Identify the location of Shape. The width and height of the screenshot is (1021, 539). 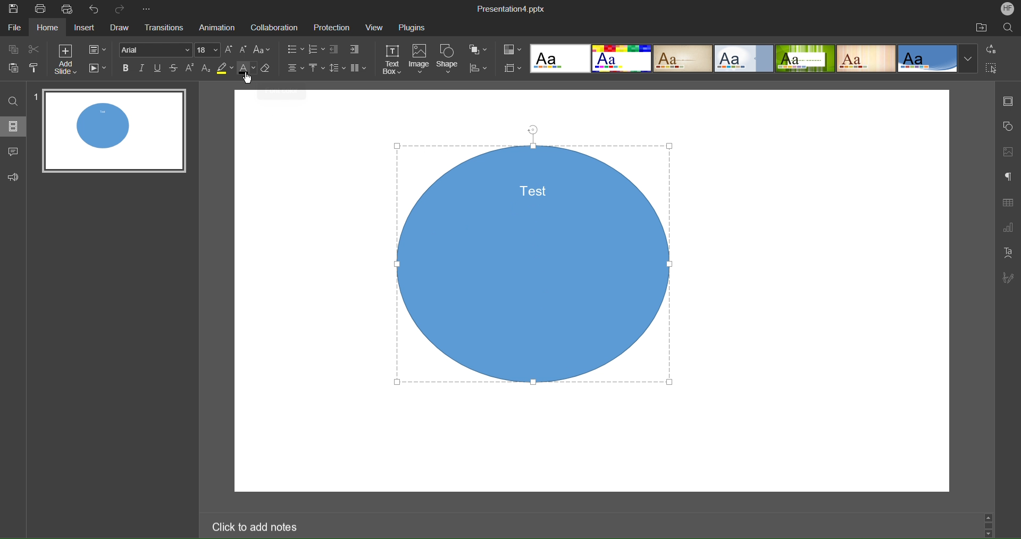
(449, 60).